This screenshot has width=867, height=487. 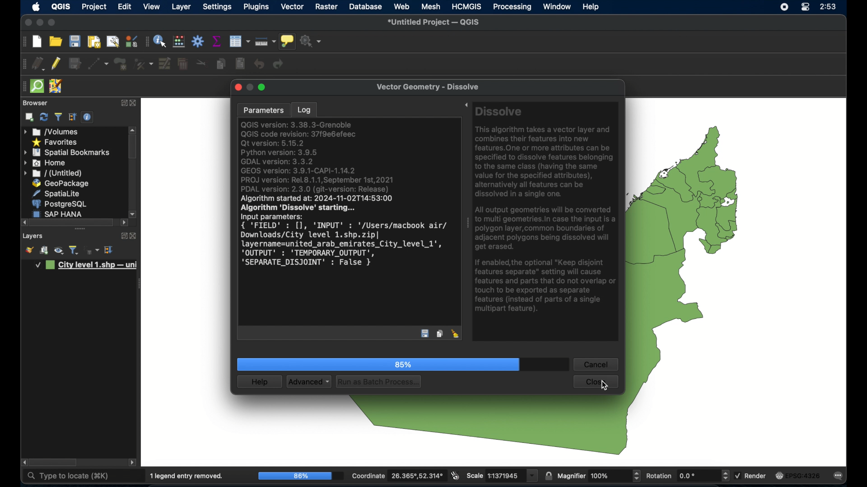 I want to click on expand, so click(x=121, y=235).